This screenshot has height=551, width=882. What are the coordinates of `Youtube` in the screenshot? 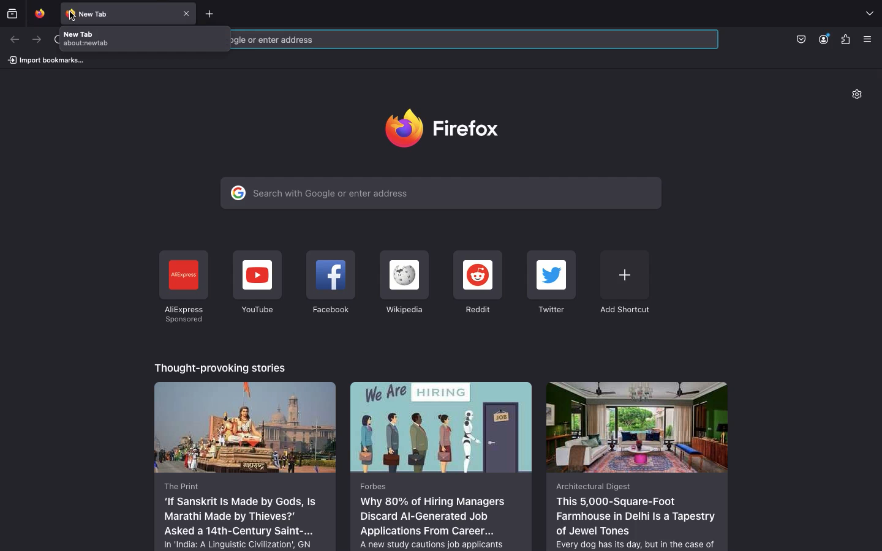 It's located at (257, 283).